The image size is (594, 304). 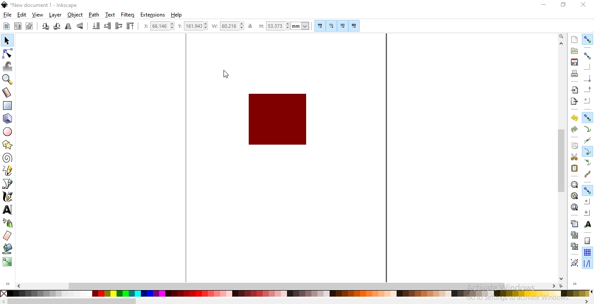 I want to click on 66.146, so click(x=163, y=26).